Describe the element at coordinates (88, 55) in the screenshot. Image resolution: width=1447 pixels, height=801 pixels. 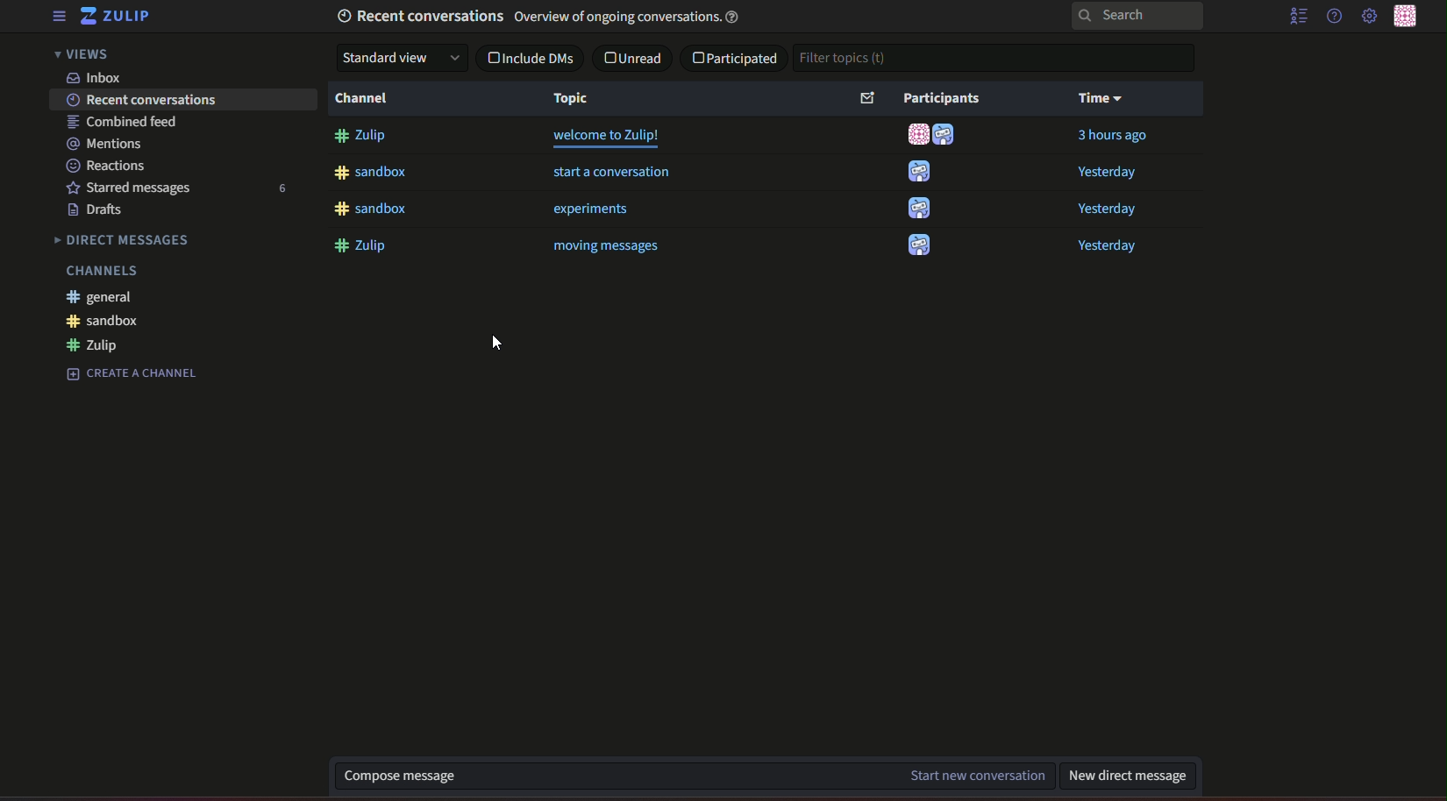
I see `views` at that location.